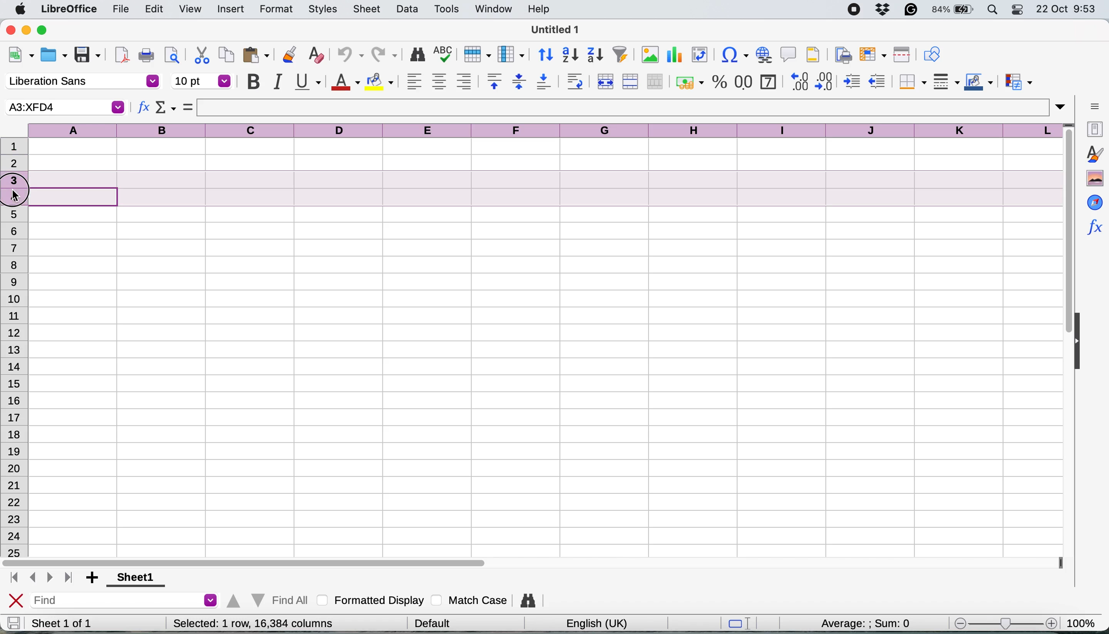  What do you see at coordinates (146, 56) in the screenshot?
I see `print` at bounding box center [146, 56].